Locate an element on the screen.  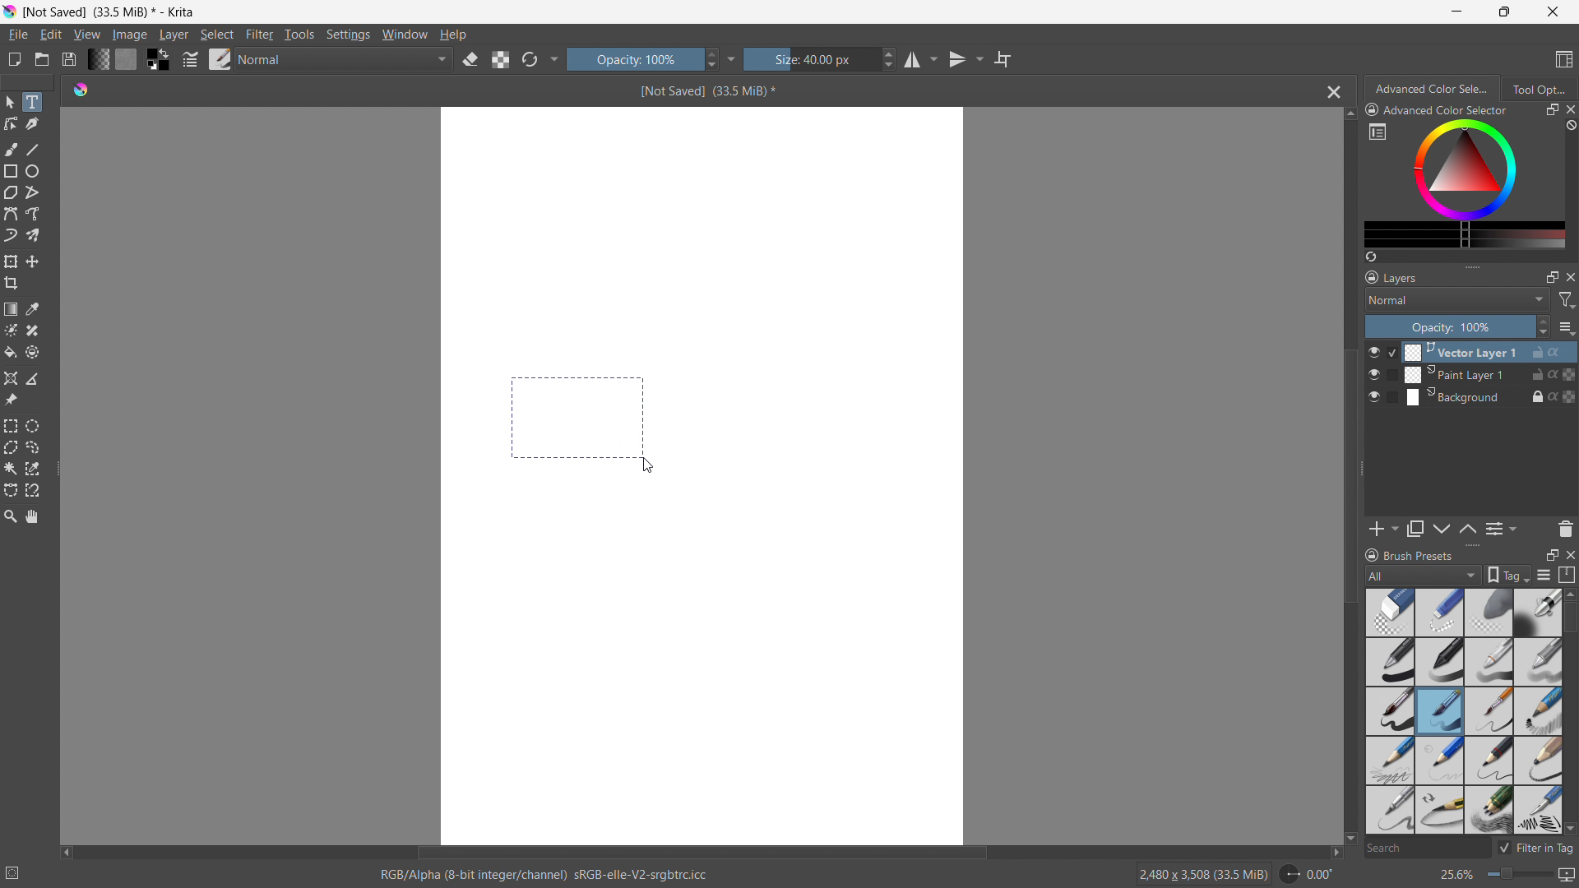
colorize mask tool is located at coordinates (11, 330).